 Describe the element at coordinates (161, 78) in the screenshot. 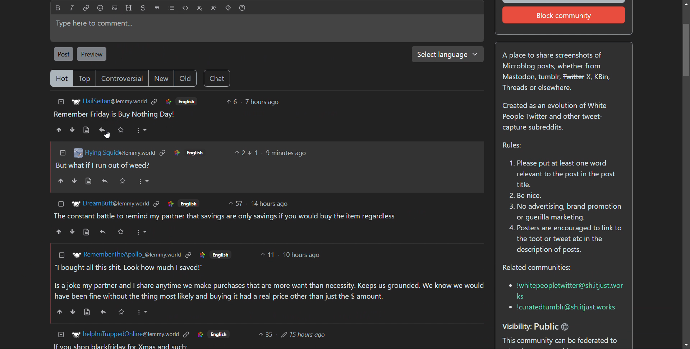

I see `new` at that location.